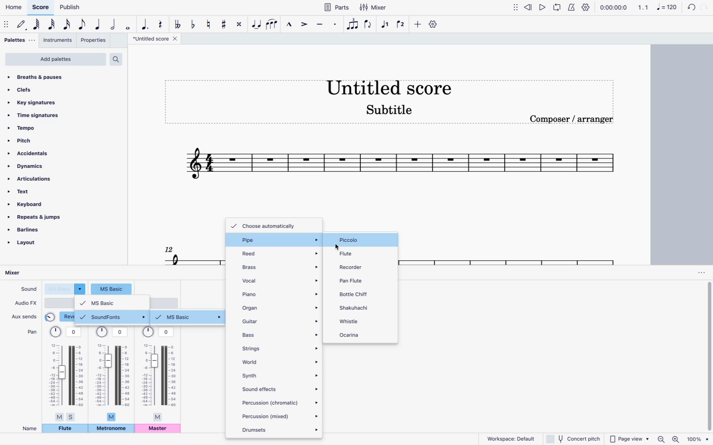 This screenshot has width=713, height=445. I want to click on move, so click(7, 24).